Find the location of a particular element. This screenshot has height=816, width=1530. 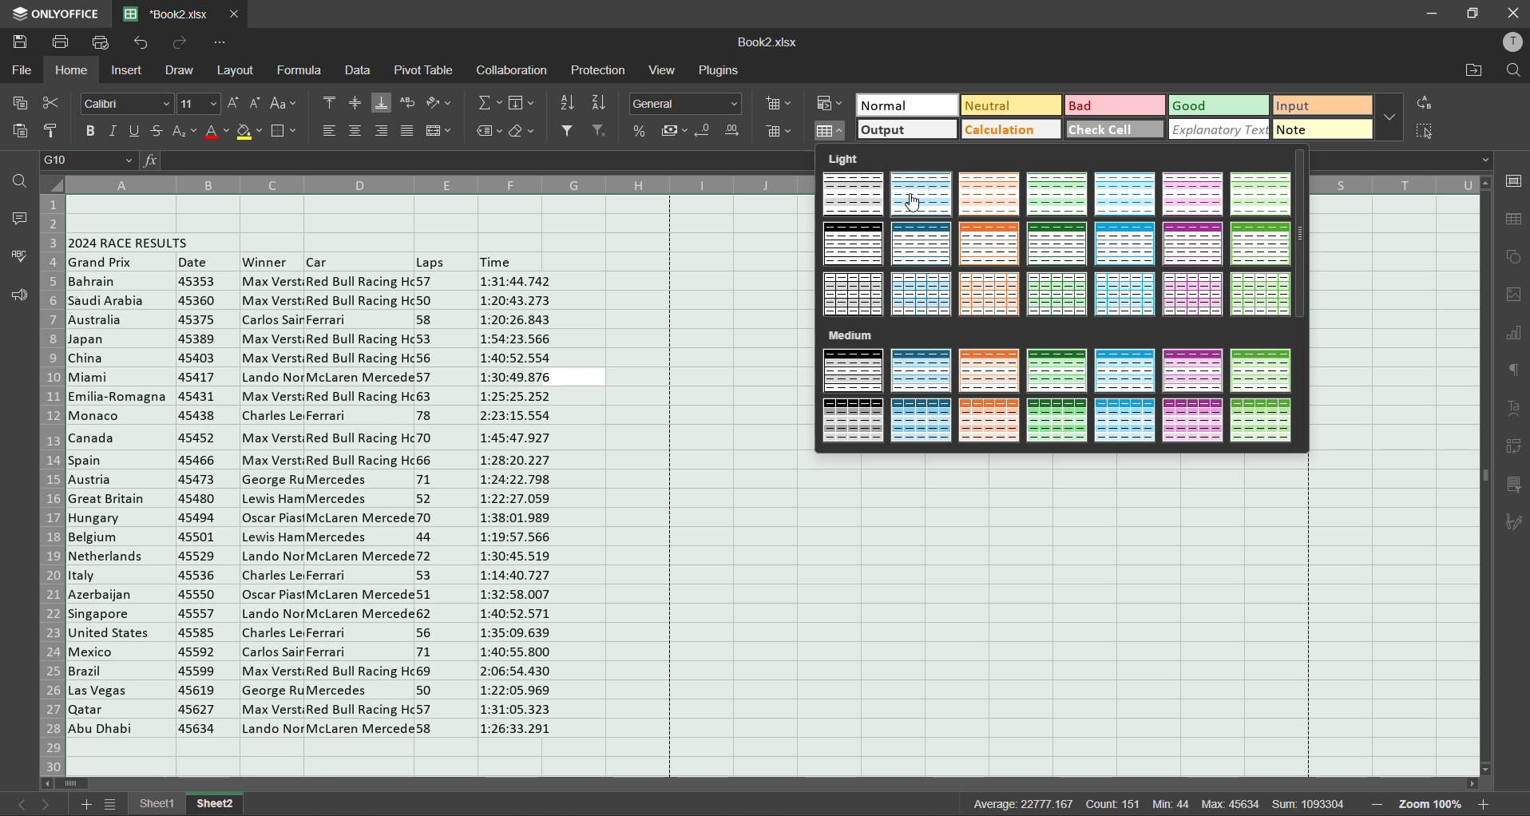

save is located at coordinates (62, 45).